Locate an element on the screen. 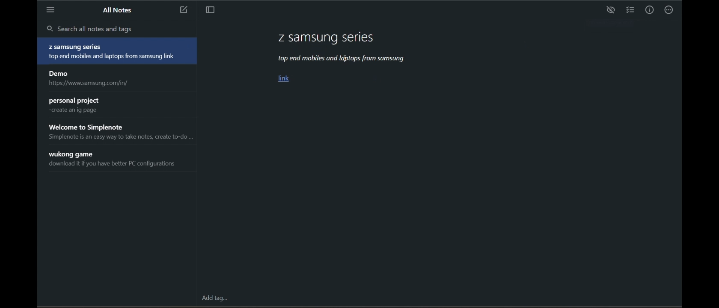 The image size is (719, 308). menu is located at coordinates (52, 10).